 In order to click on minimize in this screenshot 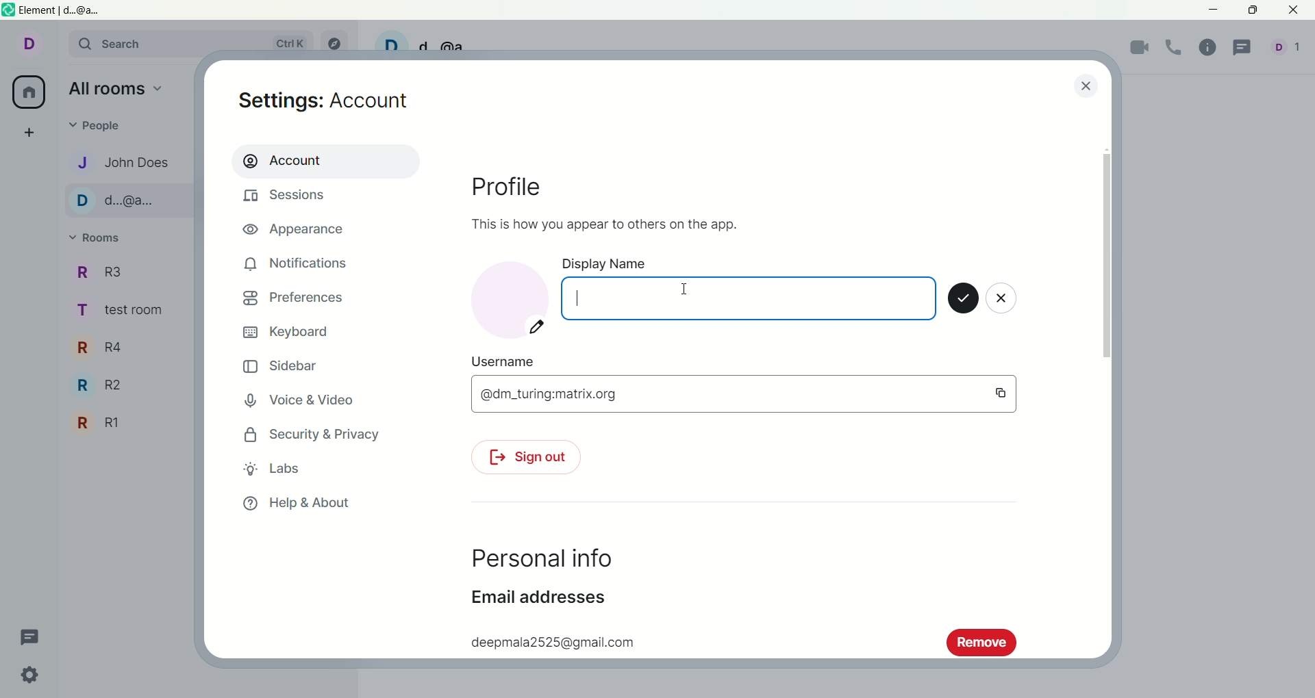, I will do `click(1214, 12)`.